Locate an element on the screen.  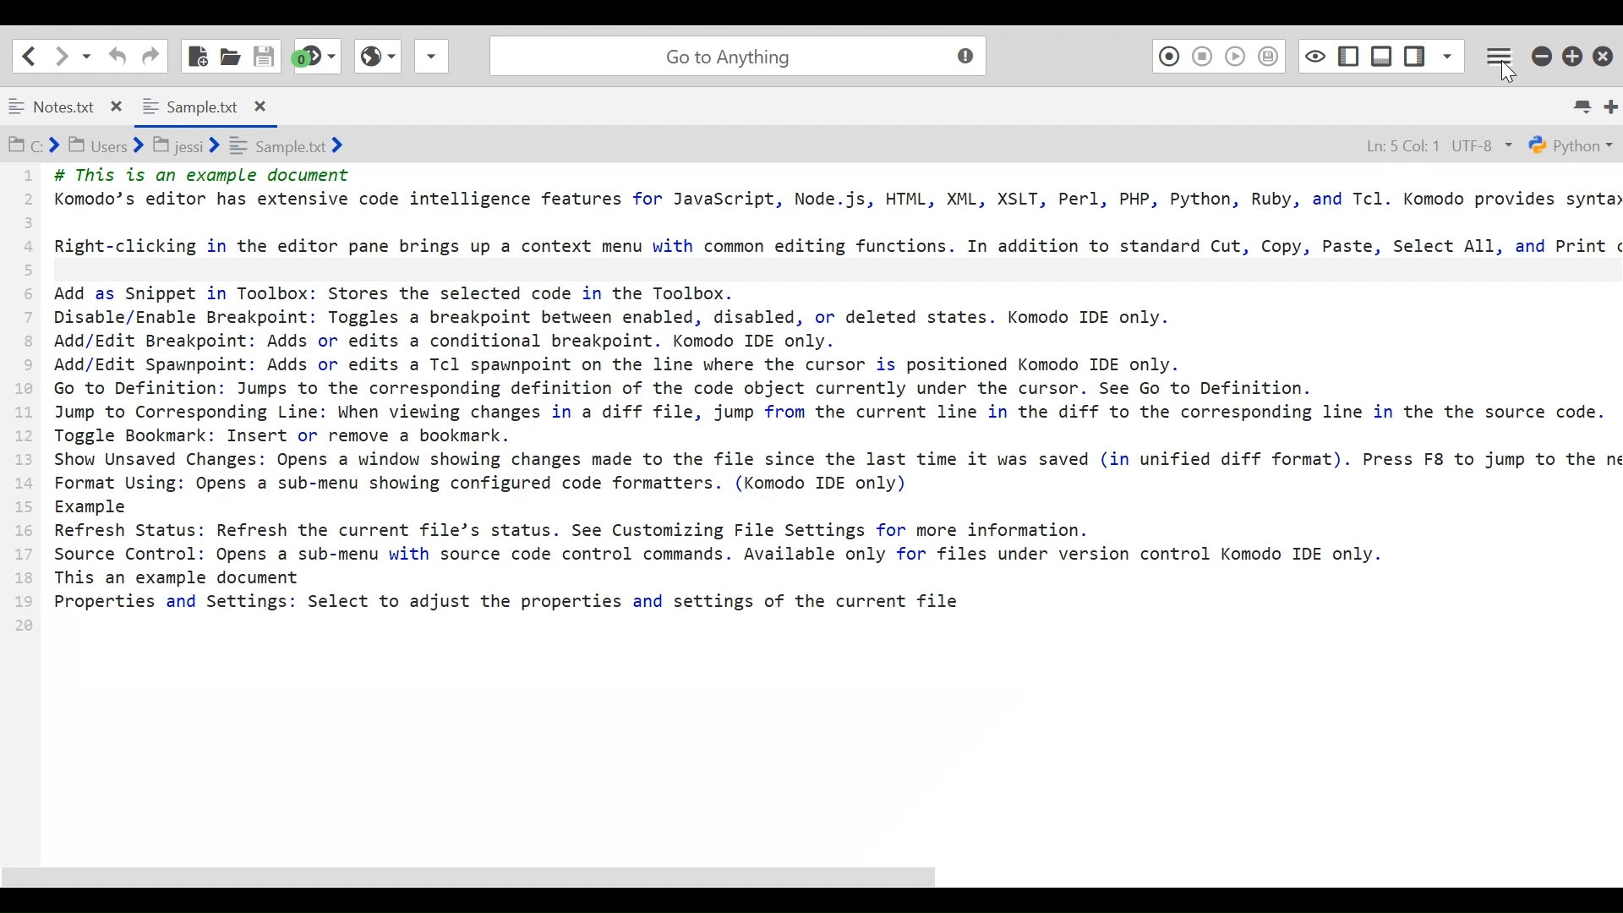
1 2 3 4 5 6 7 8 9 10 11 12 13 14 15 16 17 18 19 20 is located at coordinates (26, 406).